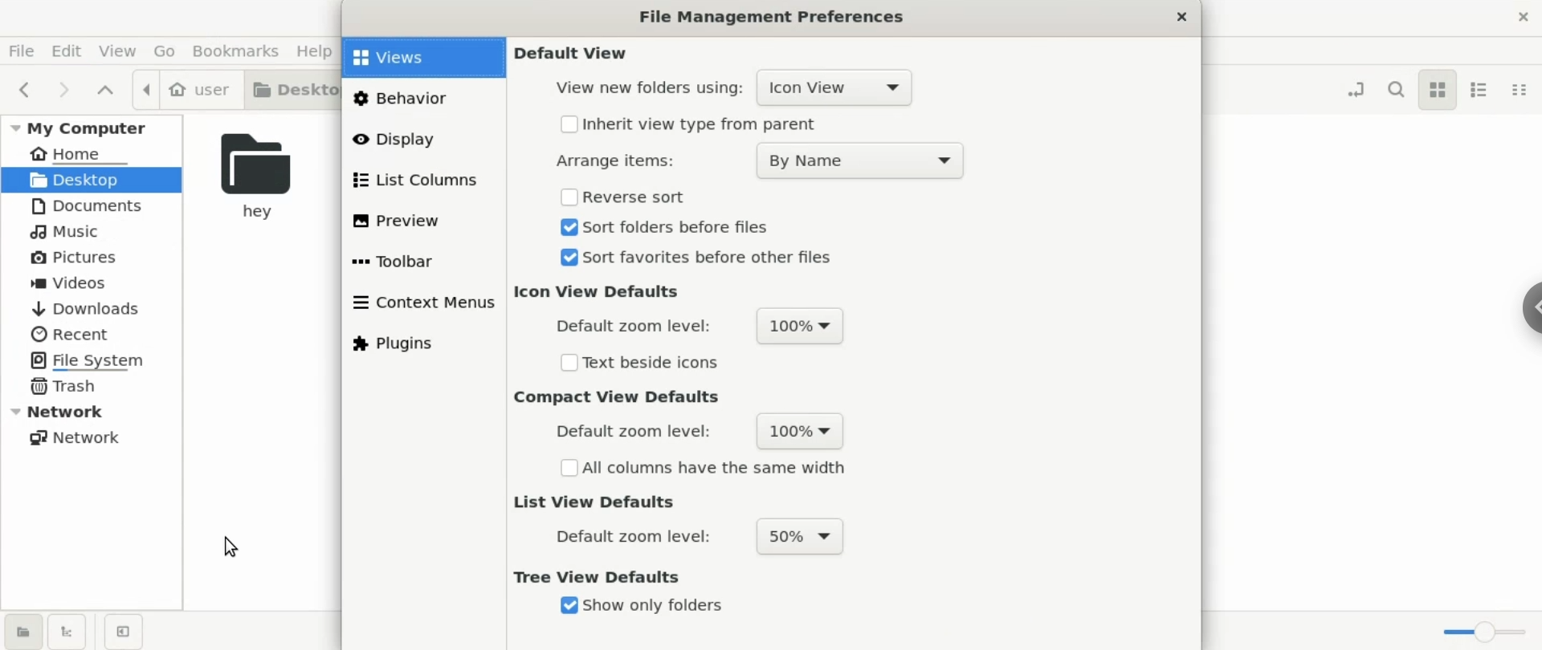  I want to click on close sidebars, so click(121, 631).